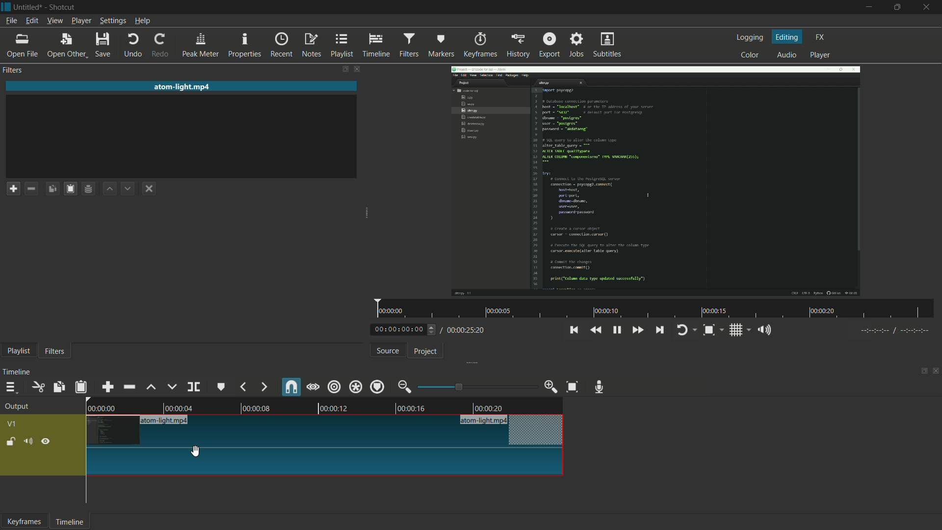  Describe the element at coordinates (28, 442) in the screenshot. I see `mute` at that location.